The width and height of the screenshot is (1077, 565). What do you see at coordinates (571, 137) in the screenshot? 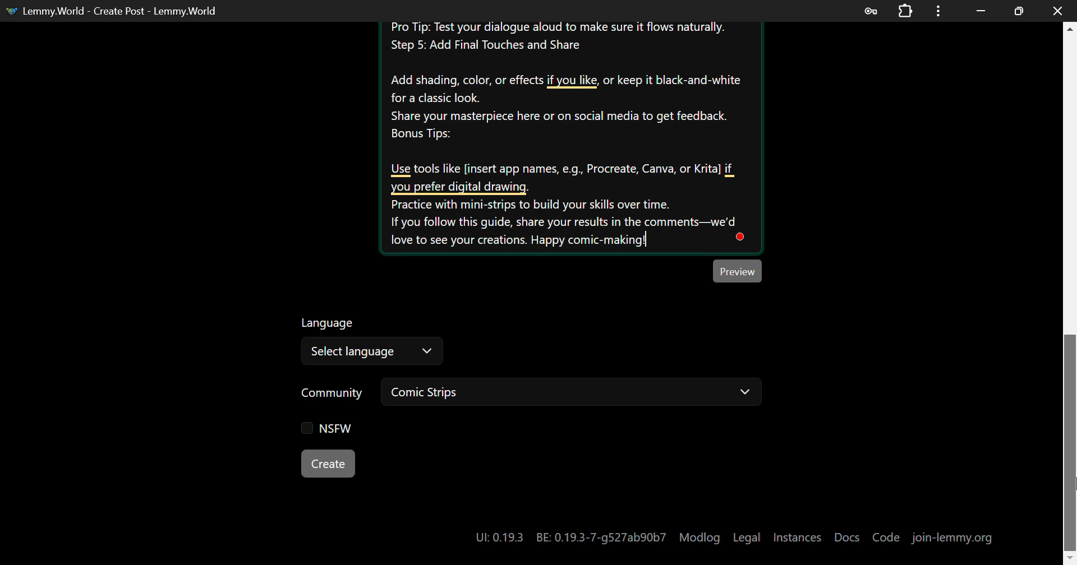
I see `Create your own Comic-strip Instructions` at bounding box center [571, 137].